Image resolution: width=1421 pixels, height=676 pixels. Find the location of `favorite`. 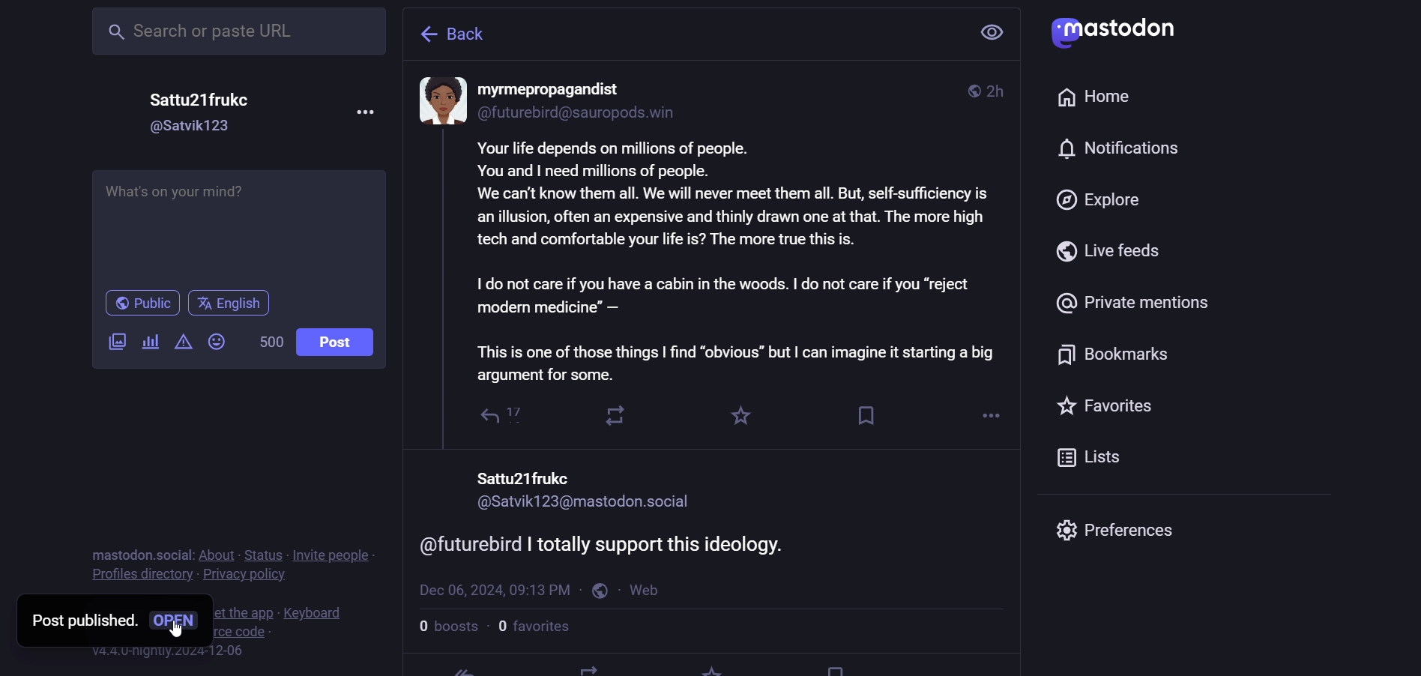

favorite is located at coordinates (1107, 408).